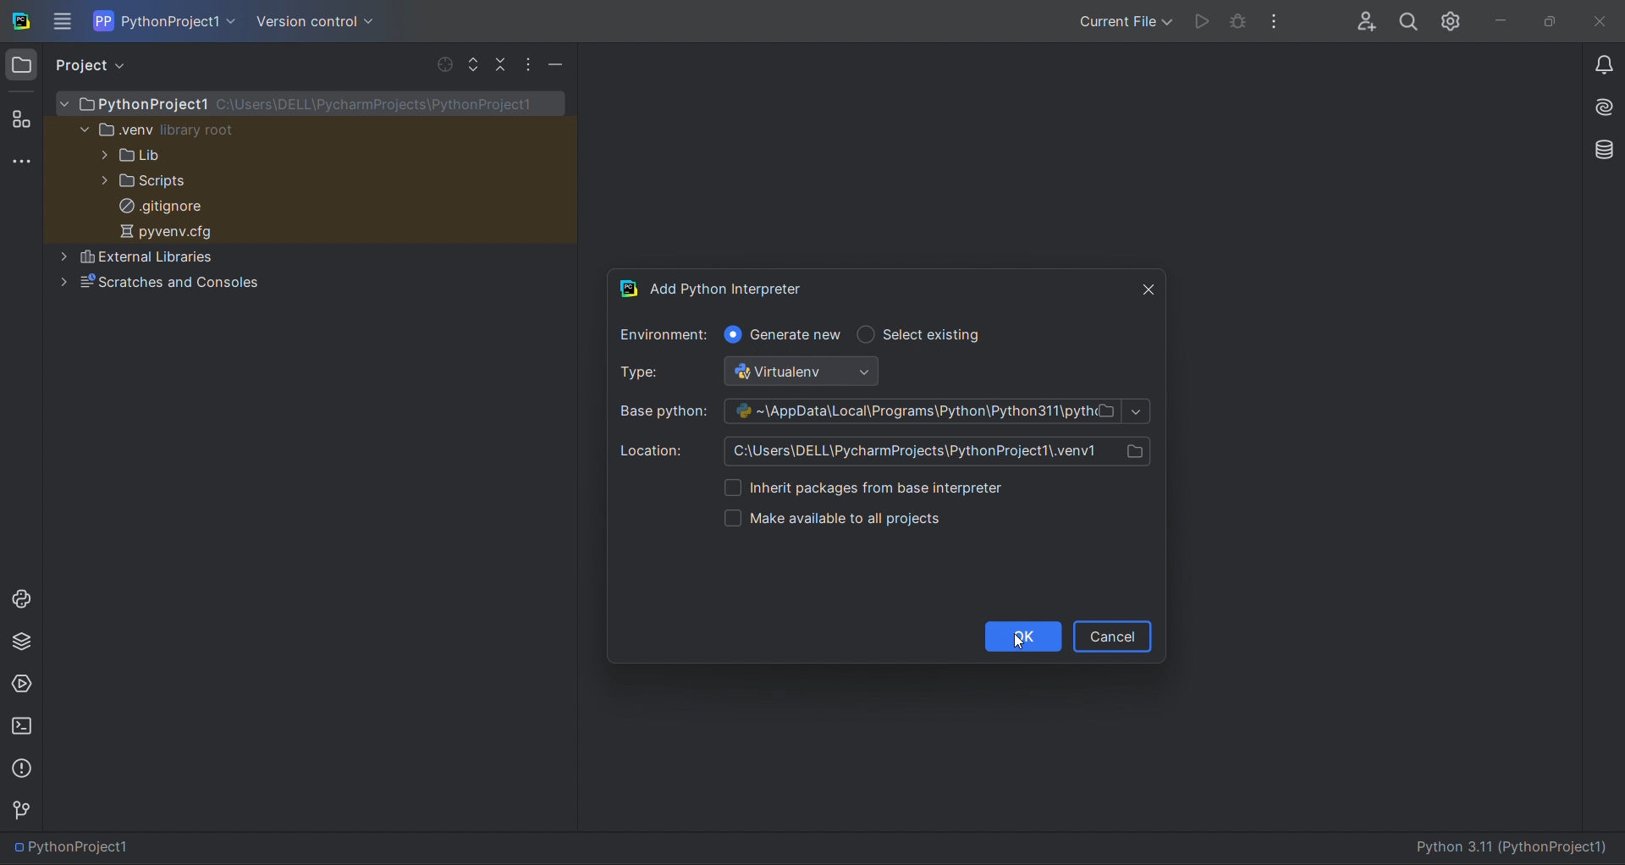 This screenshot has width=1625, height=865. What do you see at coordinates (501, 65) in the screenshot?
I see `collapse file` at bounding box center [501, 65].